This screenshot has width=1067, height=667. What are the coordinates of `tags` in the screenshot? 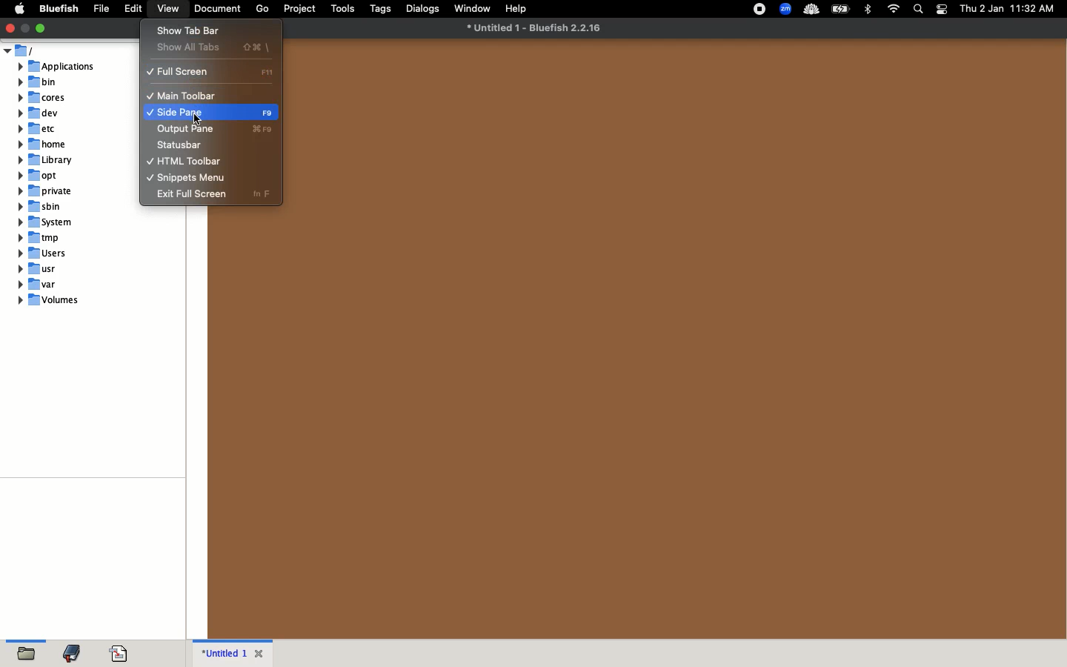 It's located at (382, 10).